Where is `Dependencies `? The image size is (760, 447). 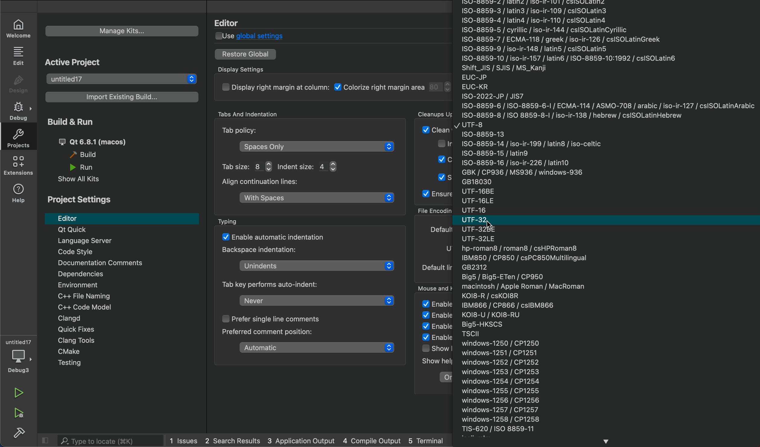 Dependencies  is located at coordinates (118, 274).